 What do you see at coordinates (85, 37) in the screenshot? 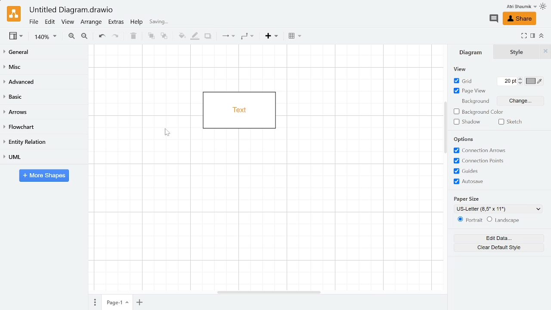
I see `Zoom out` at bounding box center [85, 37].